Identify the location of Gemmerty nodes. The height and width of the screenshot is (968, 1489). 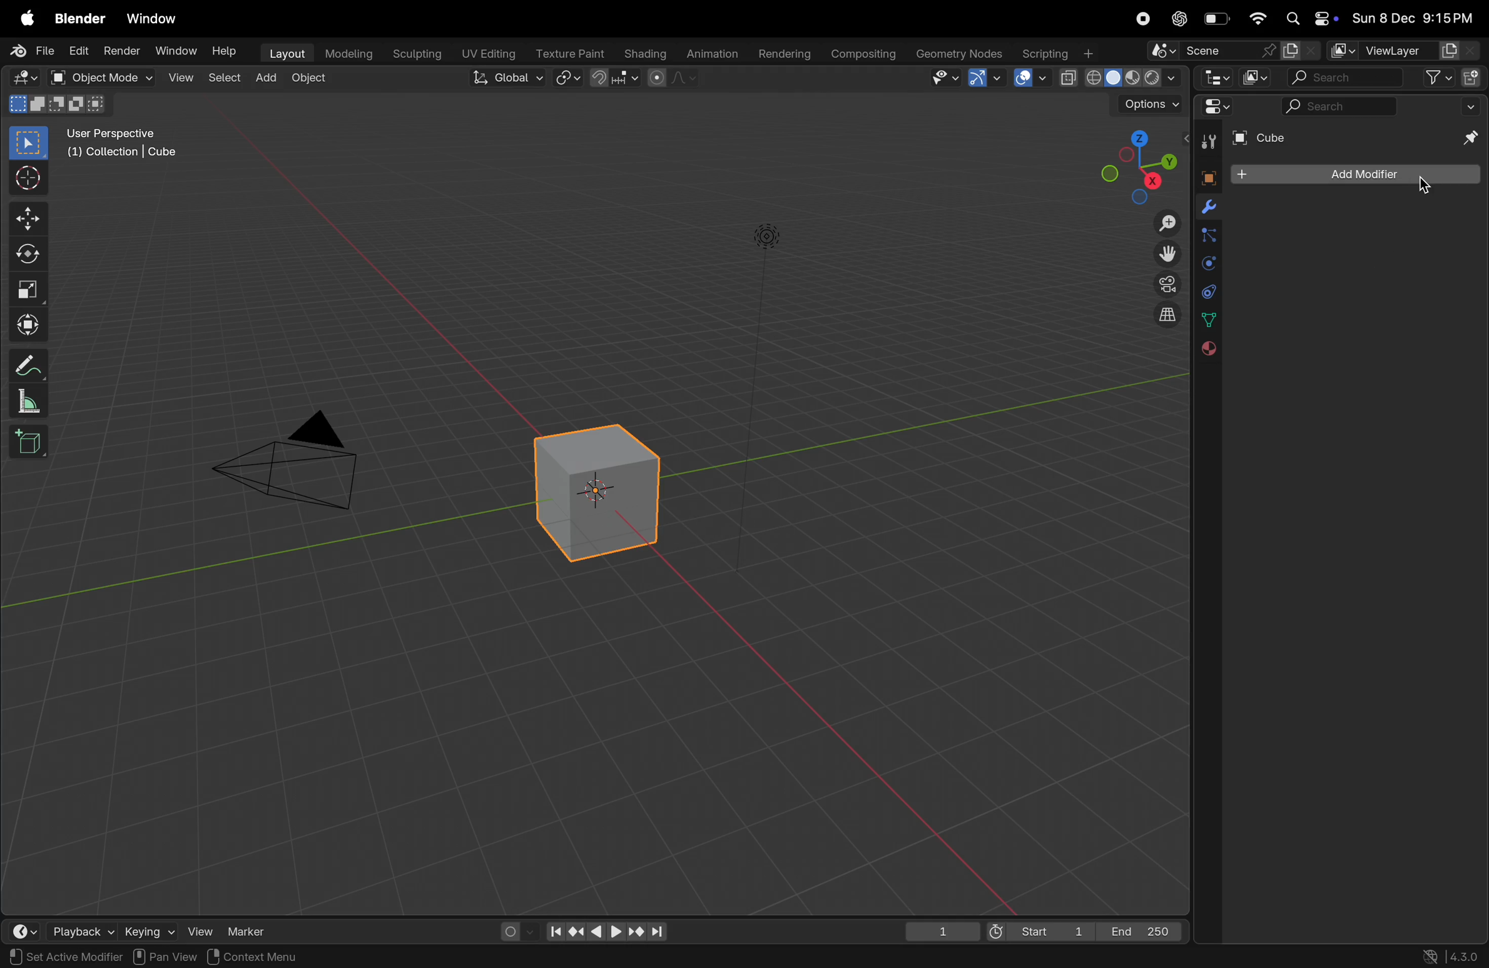
(958, 54).